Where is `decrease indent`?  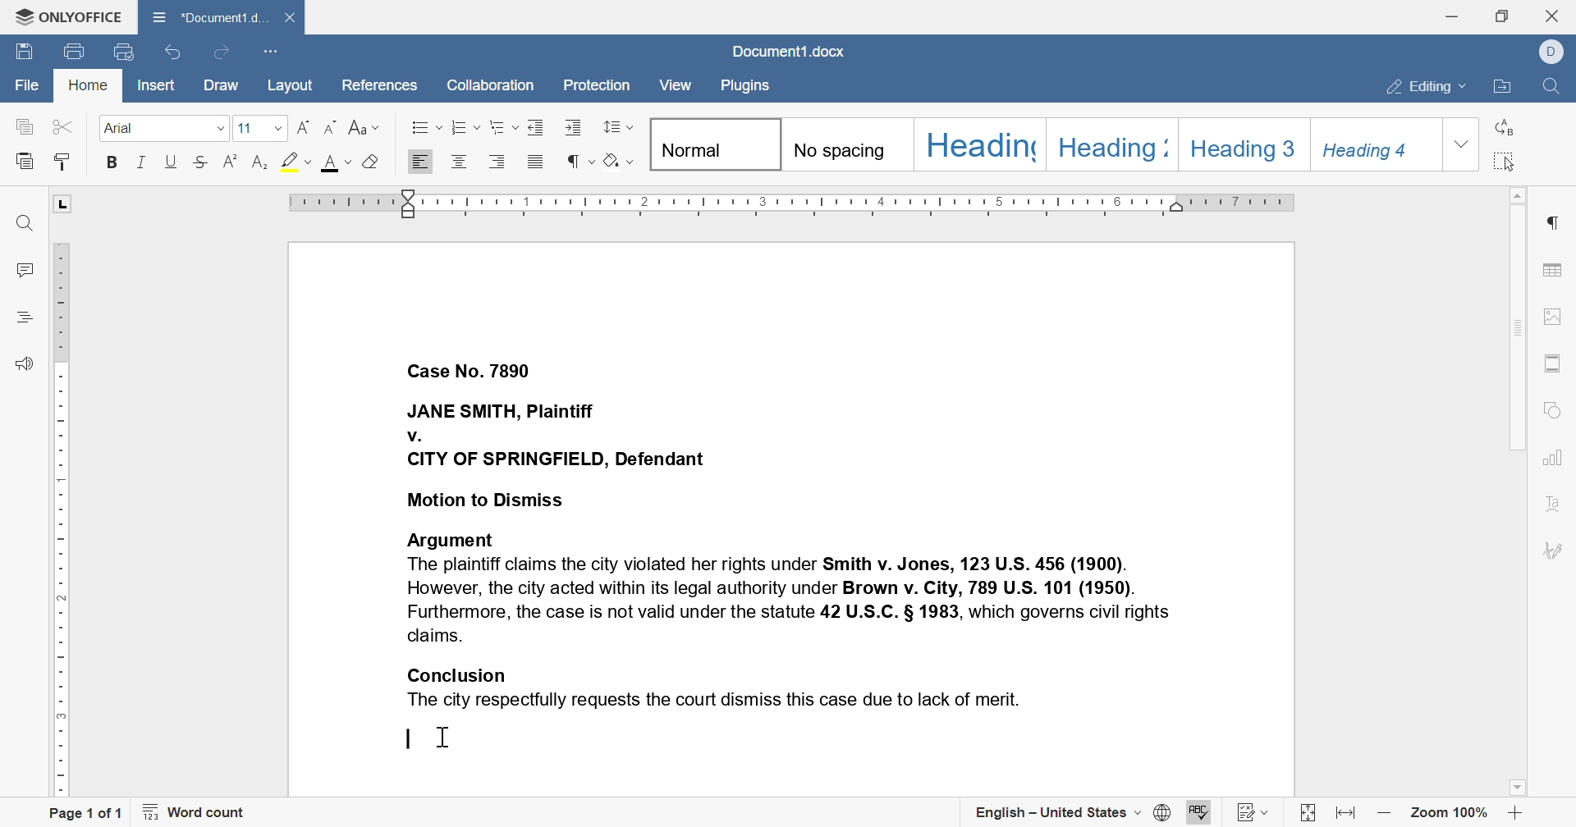
decrease indent is located at coordinates (539, 126).